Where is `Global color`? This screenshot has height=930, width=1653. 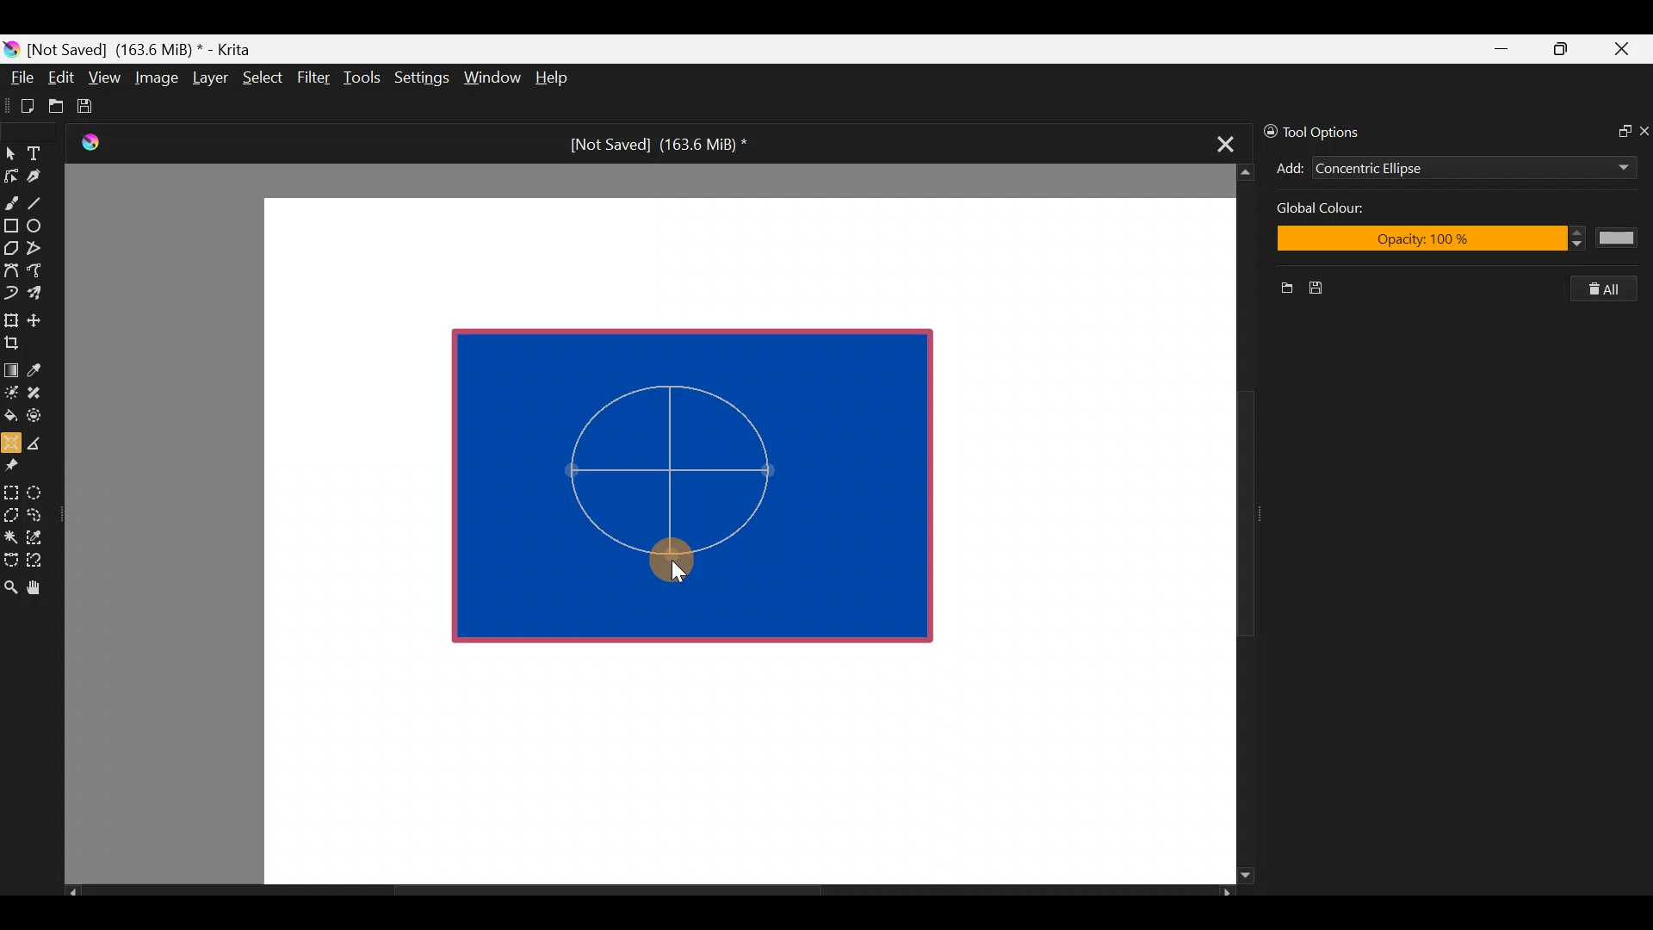 Global color is located at coordinates (1368, 210).